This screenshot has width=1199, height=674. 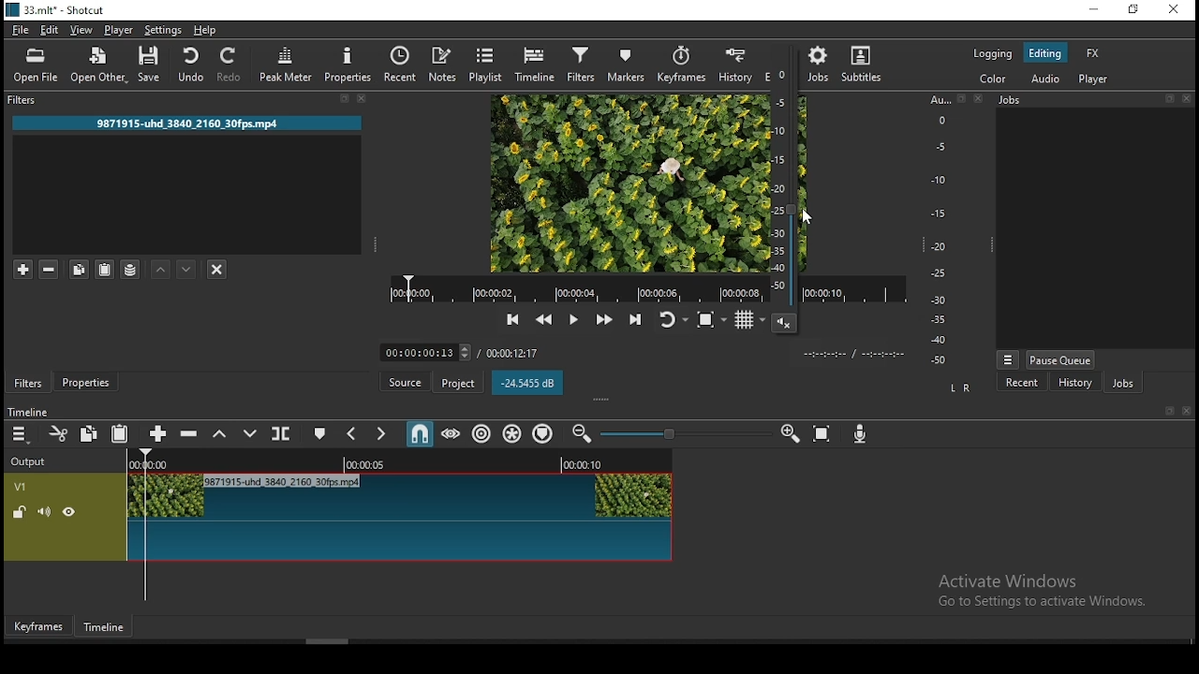 What do you see at coordinates (37, 67) in the screenshot?
I see `open file` at bounding box center [37, 67].